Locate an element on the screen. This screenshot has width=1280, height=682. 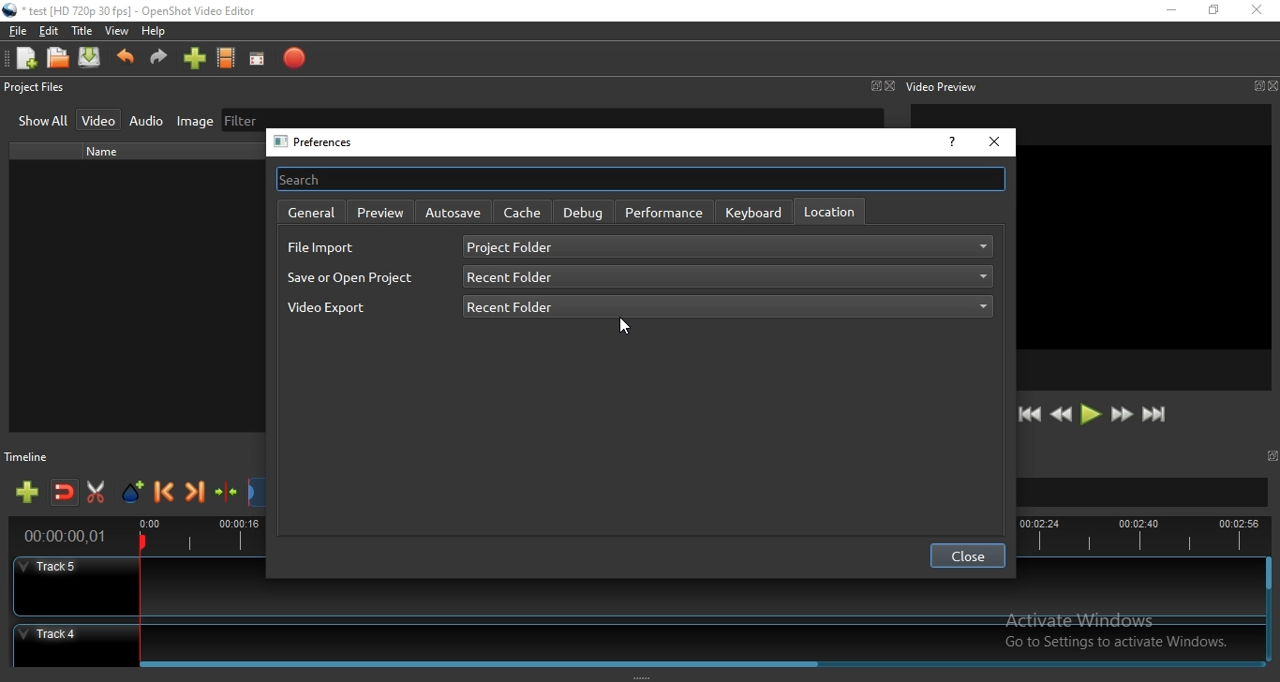
Redo is located at coordinates (159, 62).